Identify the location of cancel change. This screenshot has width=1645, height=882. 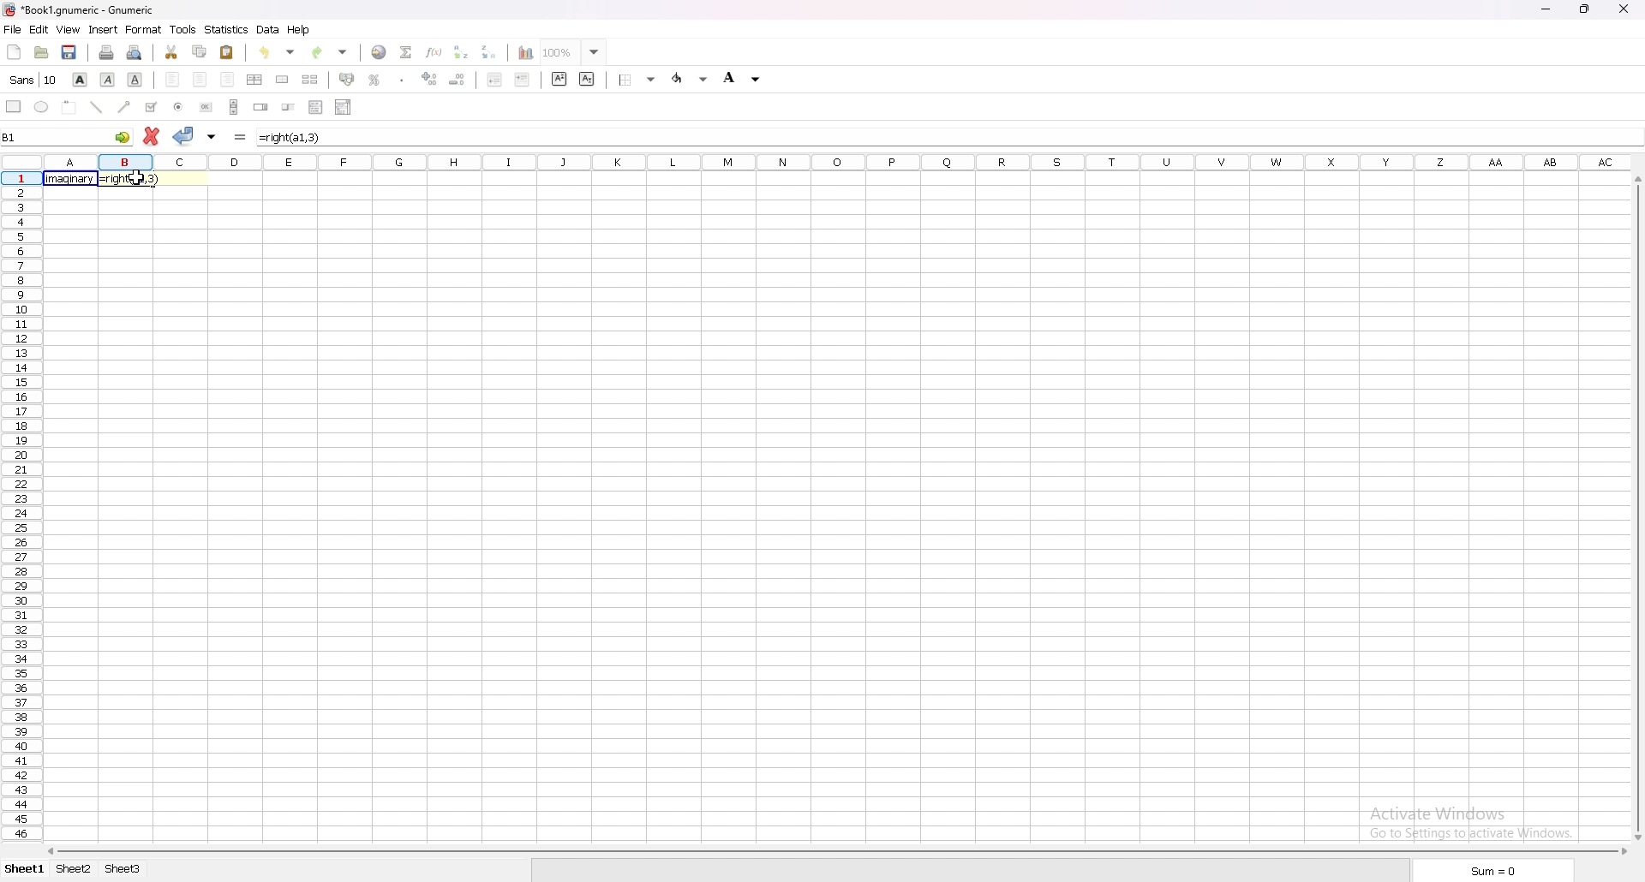
(151, 137).